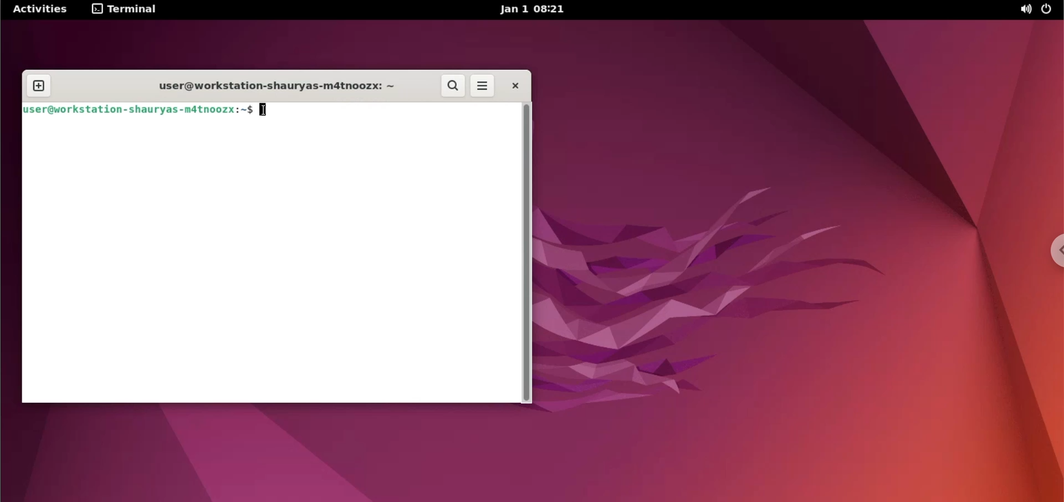  I want to click on power options, so click(1049, 10).